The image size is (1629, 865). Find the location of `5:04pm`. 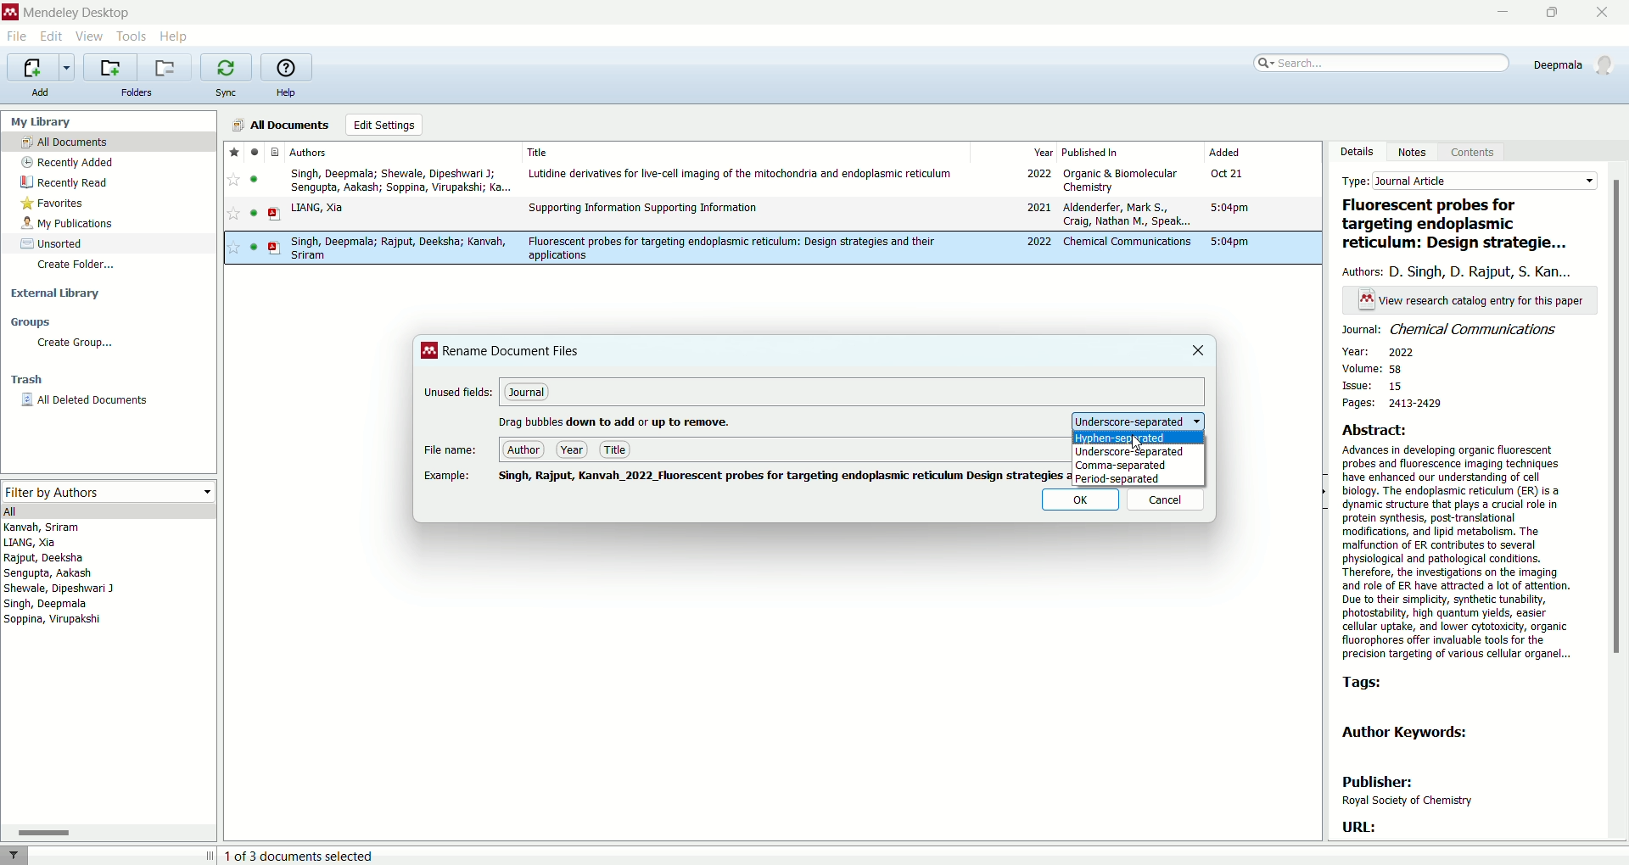

5:04pm is located at coordinates (1229, 208).